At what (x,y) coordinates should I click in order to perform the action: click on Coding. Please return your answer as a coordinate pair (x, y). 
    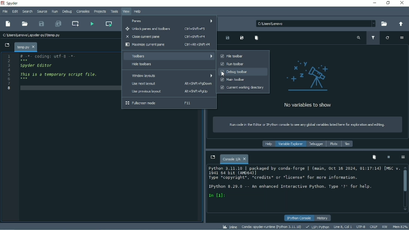
    Looking at the image, I should click on (46, 56).